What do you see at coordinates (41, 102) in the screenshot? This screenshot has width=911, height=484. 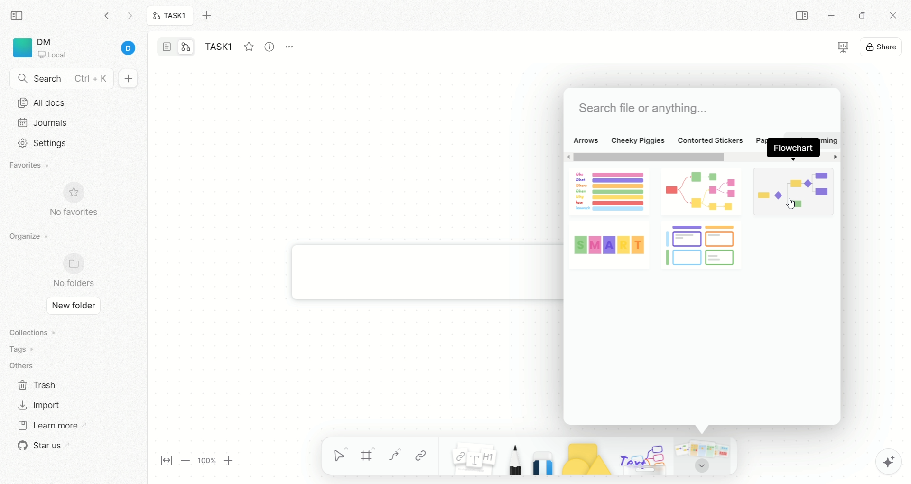 I see `all docs` at bounding box center [41, 102].